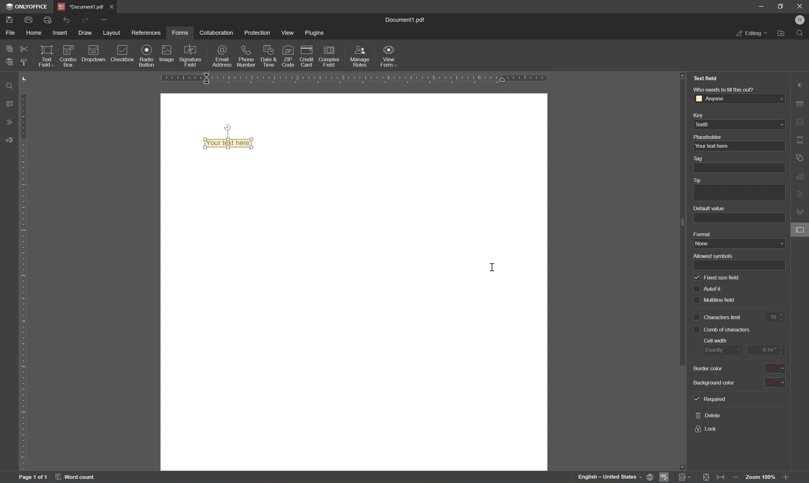 This screenshot has width=809, height=483. What do you see at coordinates (740, 383) in the screenshot?
I see `background color` at bounding box center [740, 383].